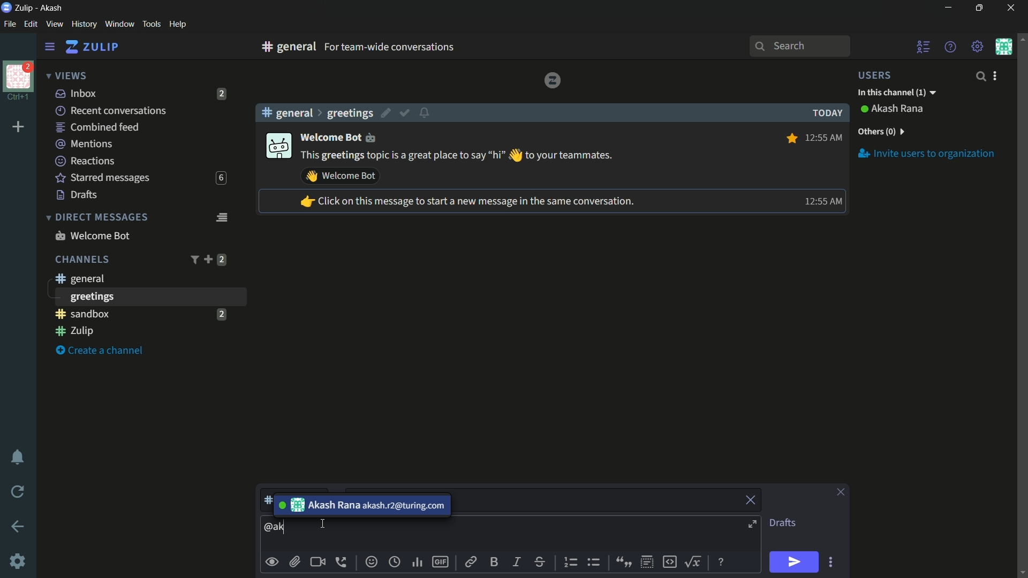  What do you see at coordinates (1022, 573) in the screenshot?
I see `scroll down` at bounding box center [1022, 573].